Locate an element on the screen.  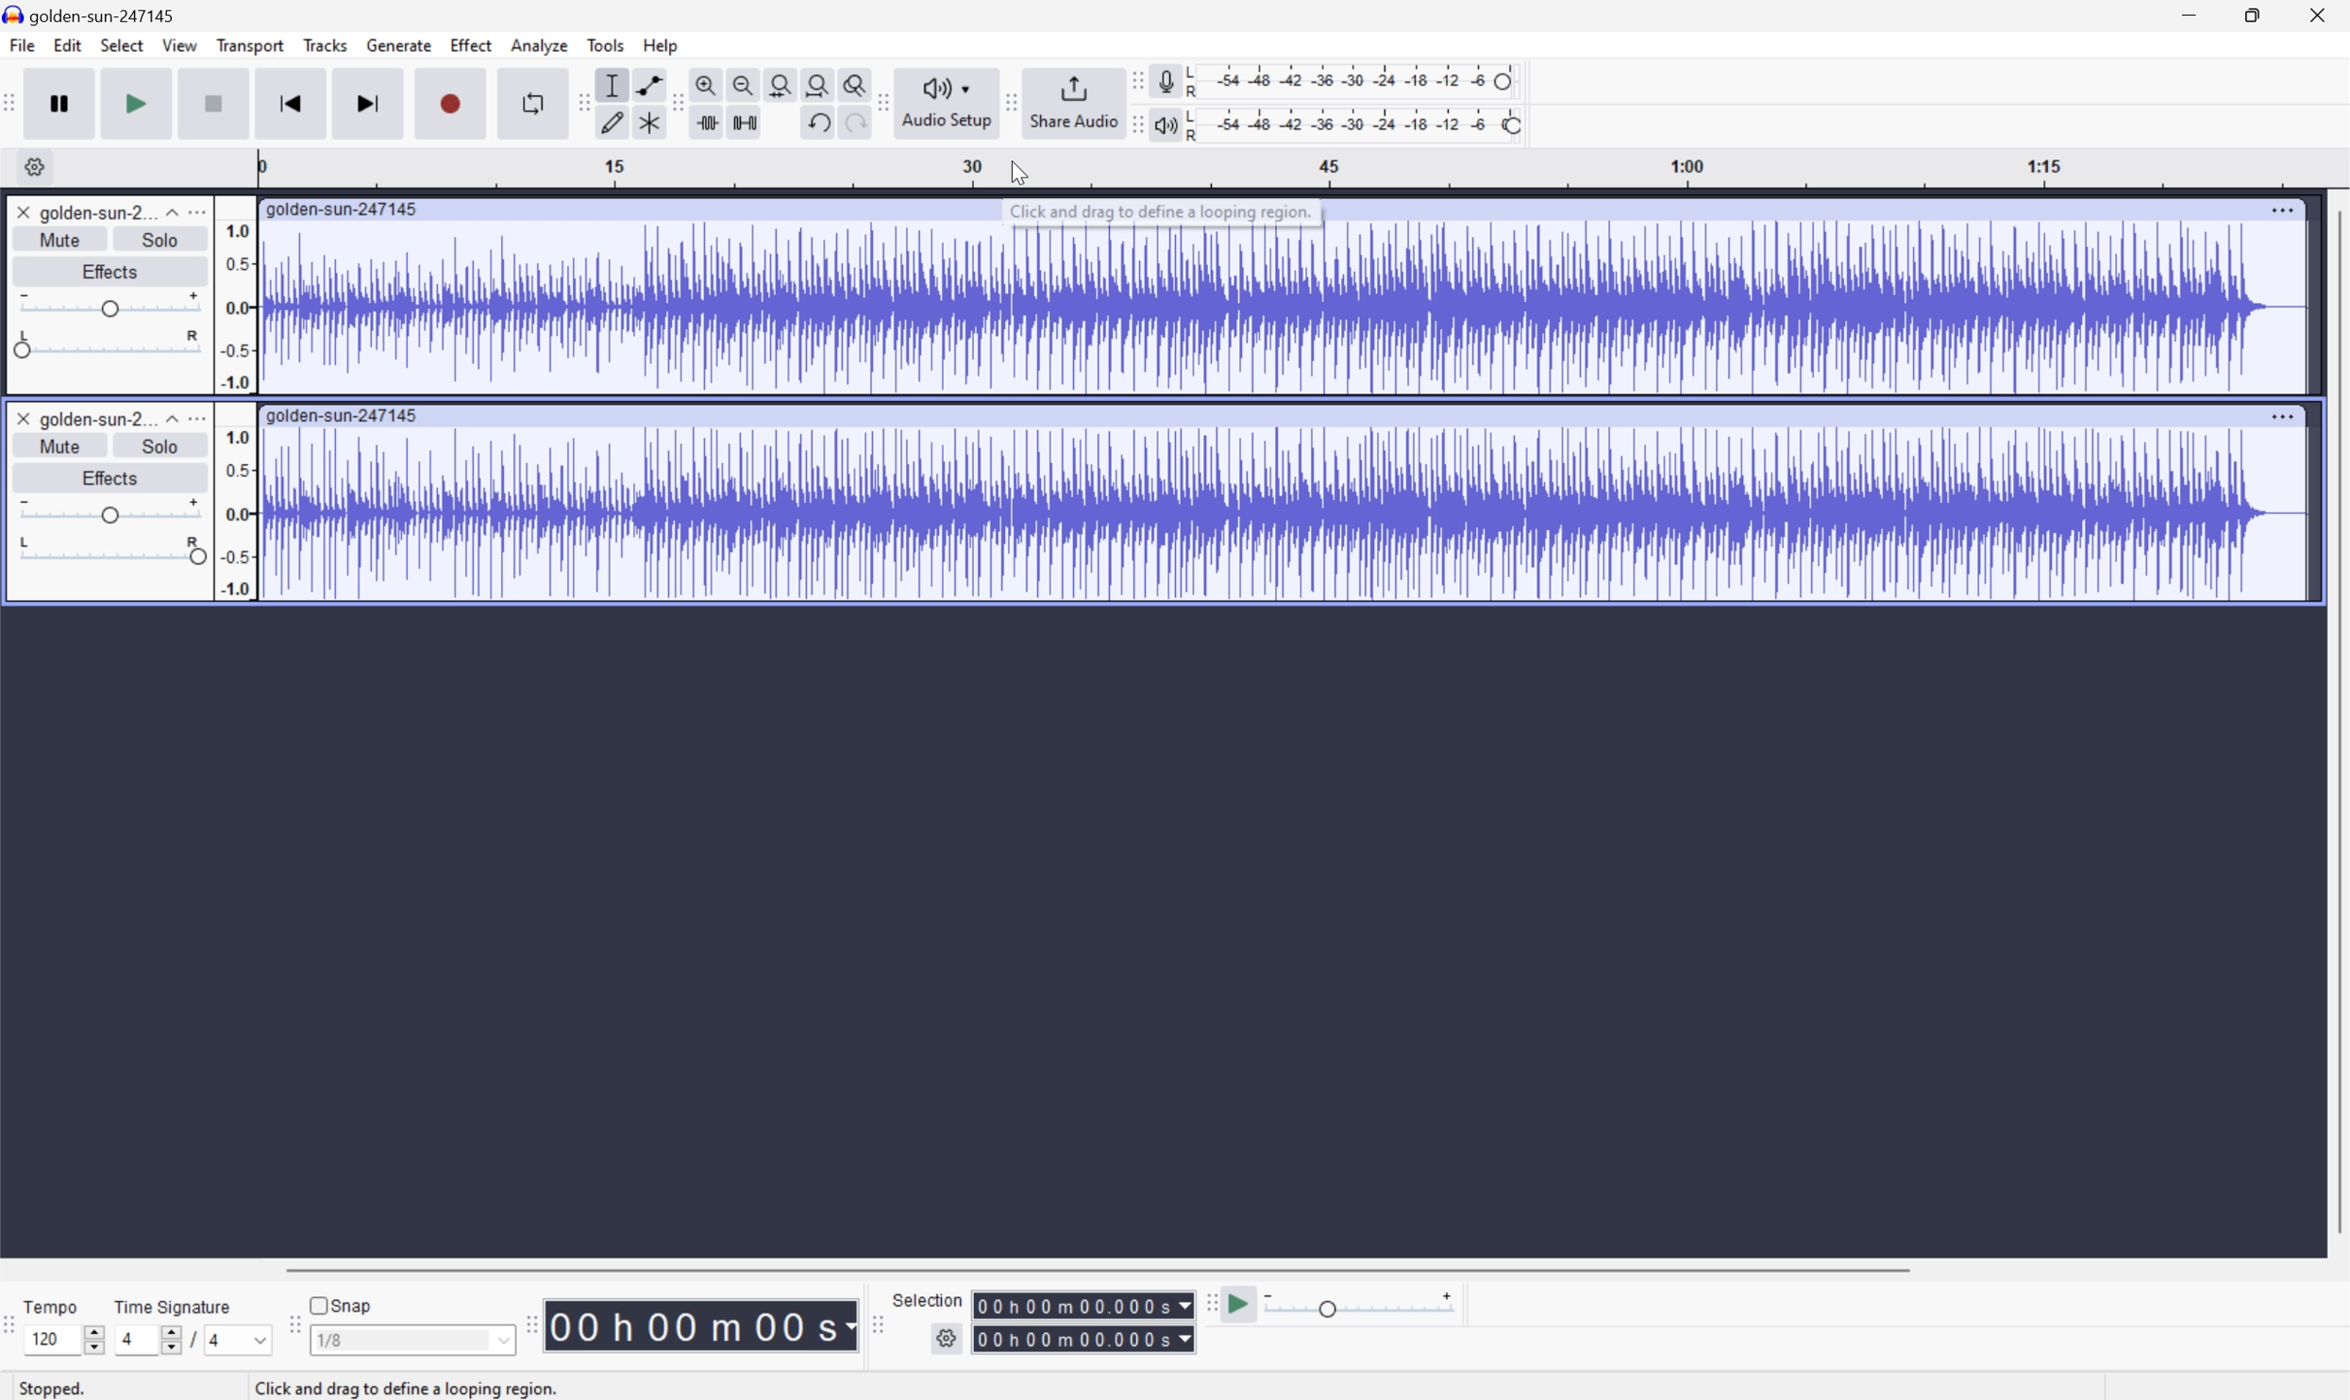
Scroll Bar is located at coordinates (1101, 1268).